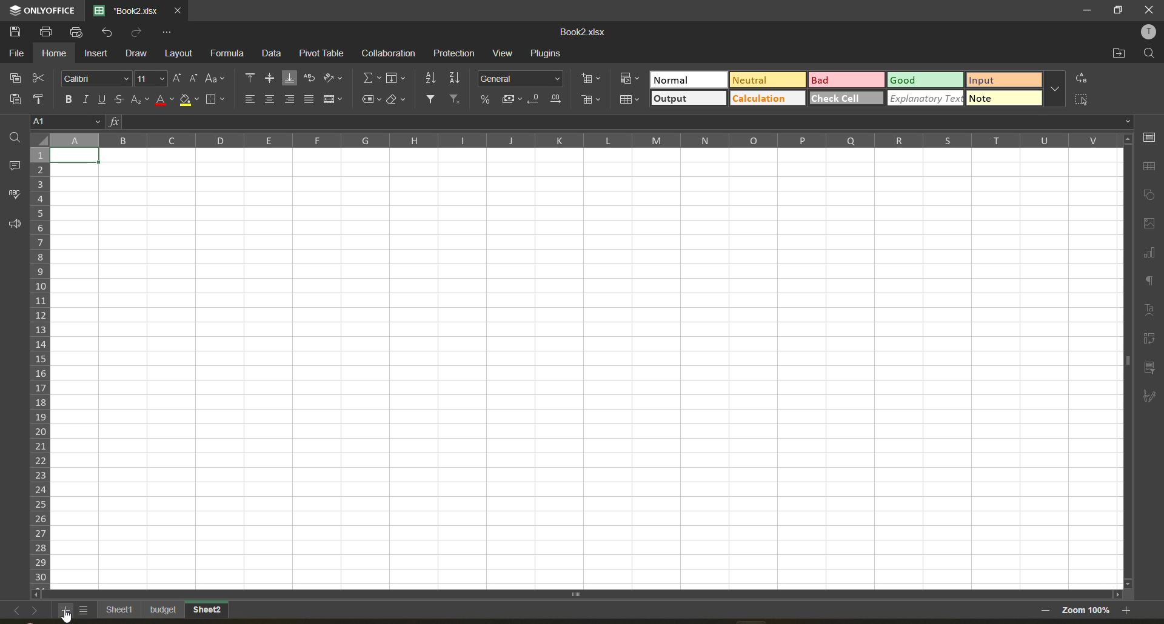 The width and height of the screenshot is (1164, 624). Describe the element at coordinates (15, 100) in the screenshot. I see `paste` at that location.